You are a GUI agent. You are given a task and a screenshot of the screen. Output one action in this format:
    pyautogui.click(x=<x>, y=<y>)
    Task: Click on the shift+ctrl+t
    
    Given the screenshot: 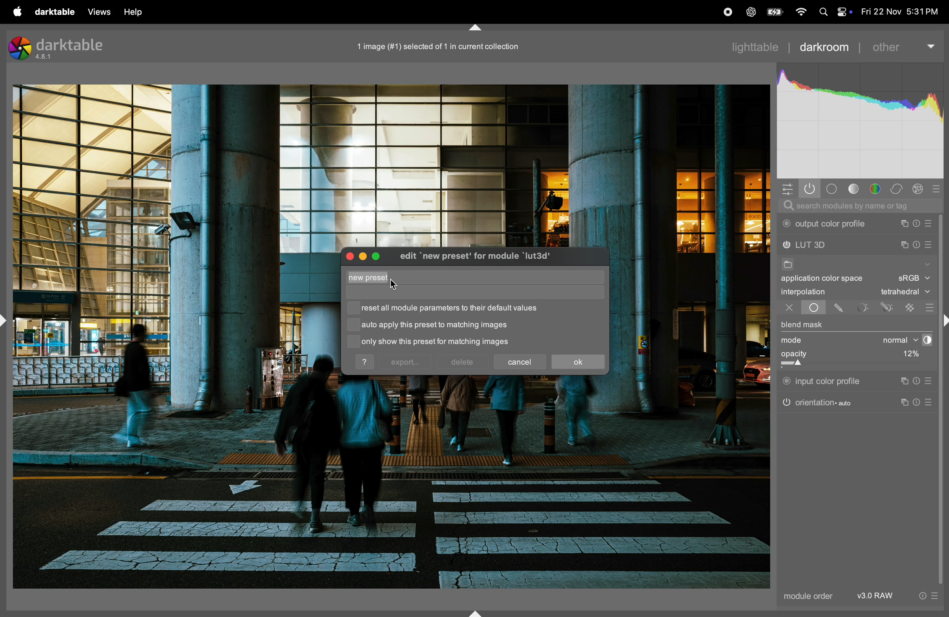 What is the action you would take?
    pyautogui.click(x=474, y=28)
    